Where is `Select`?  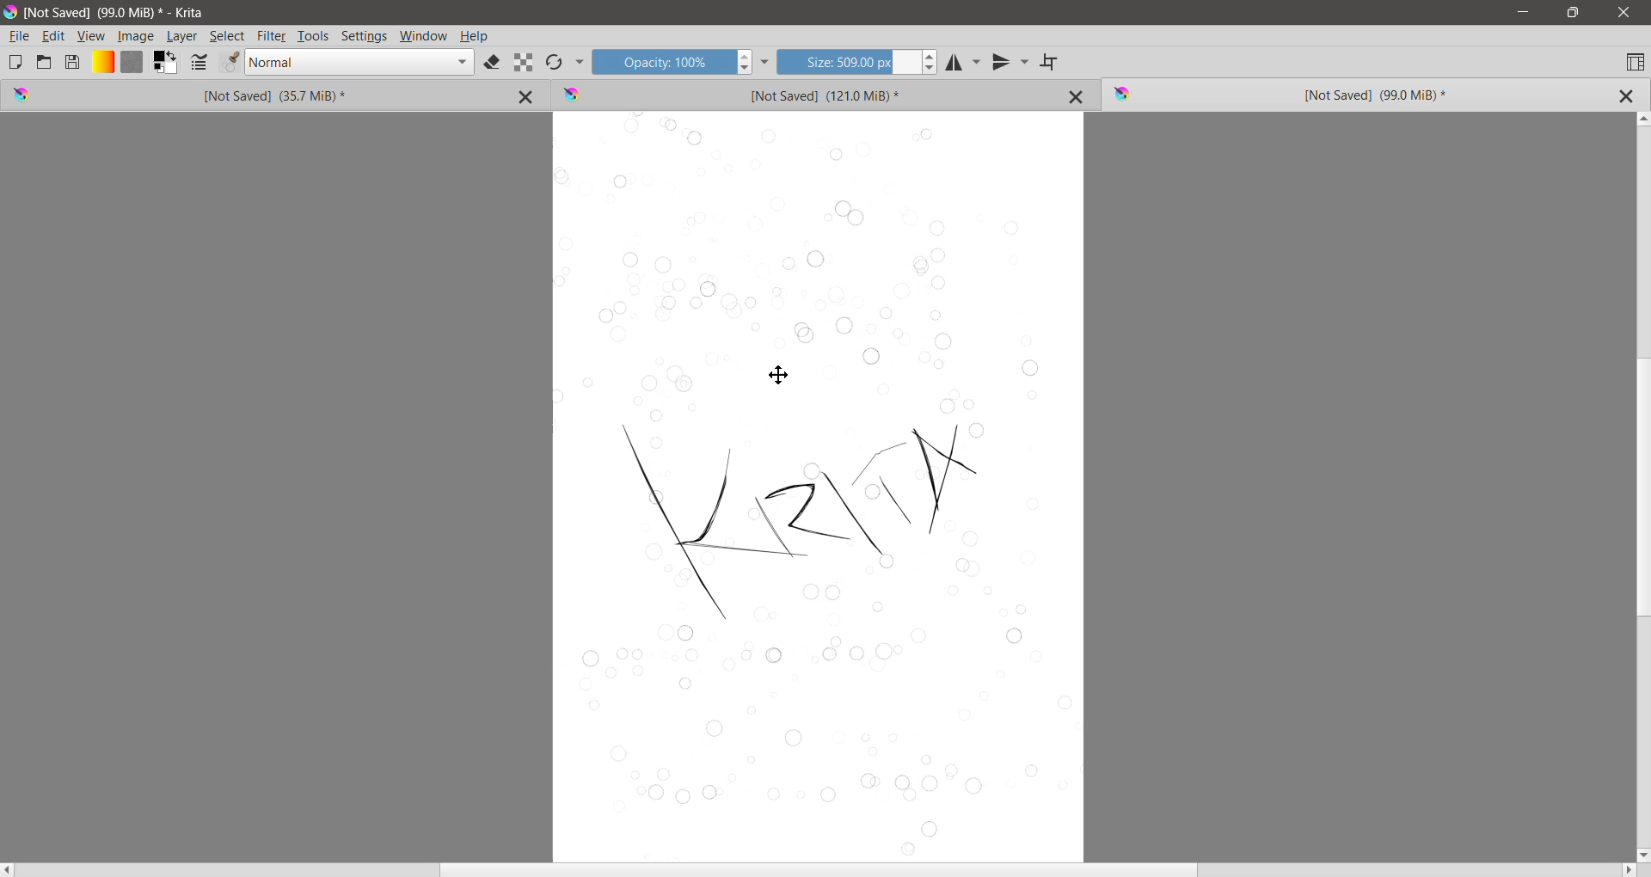 Select is located at coordinates (228, 36).